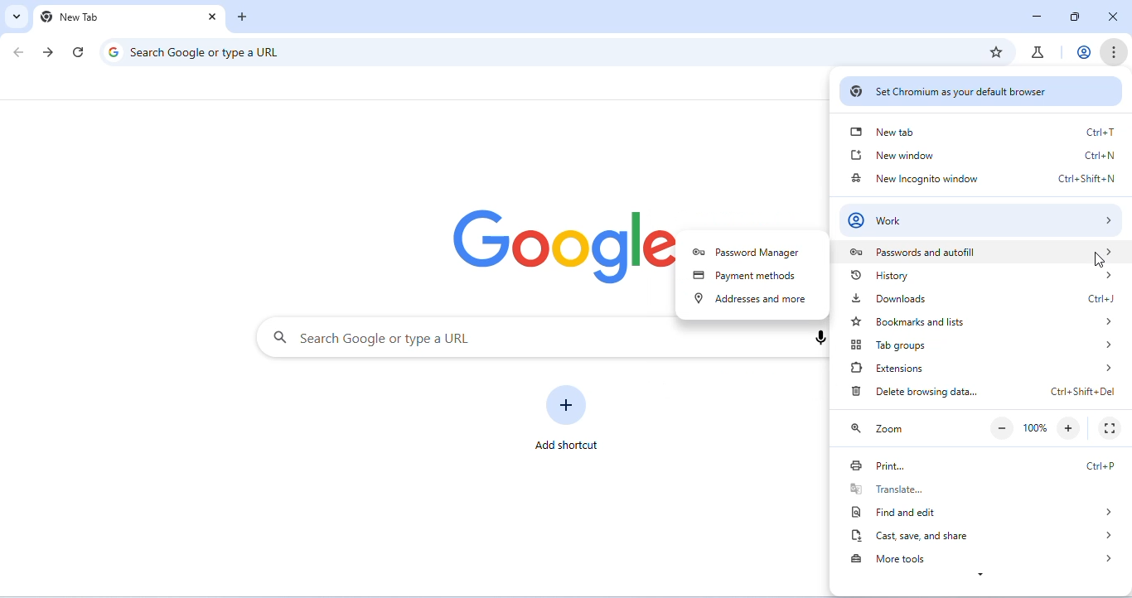 The height and width of the screenshot is (598, 1132). Describe the element at coordinates (980, 427) in the screenshot. I see `zoom` at that location.